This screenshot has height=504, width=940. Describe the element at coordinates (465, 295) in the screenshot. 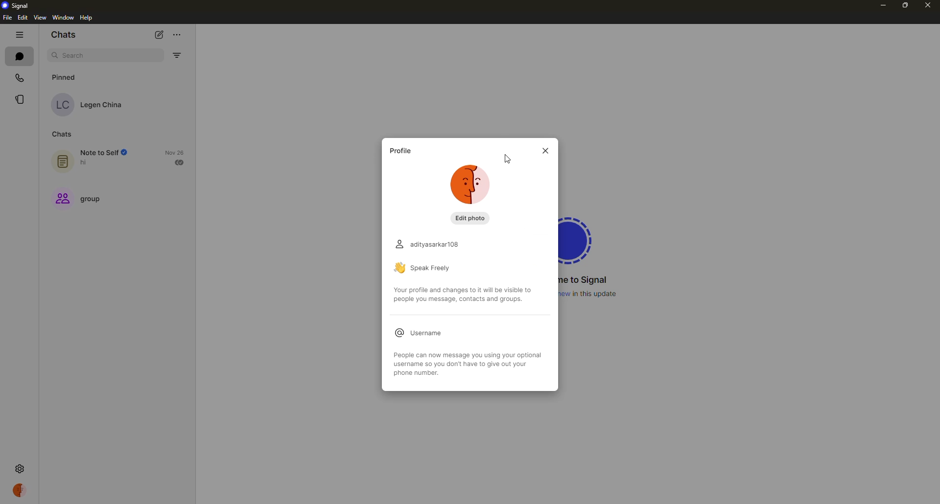

I see `information about profile` at that location.